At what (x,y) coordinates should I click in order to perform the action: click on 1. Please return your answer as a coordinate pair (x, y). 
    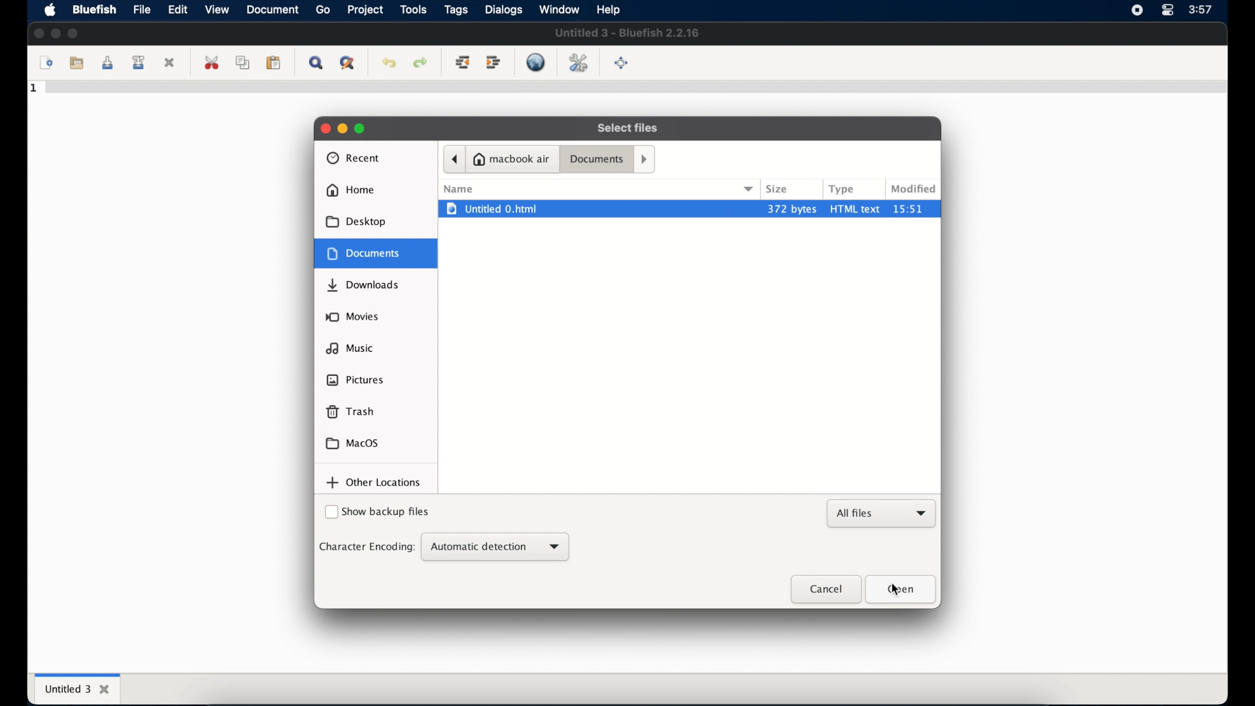
    Looking at the image, I should click on (35, 88).